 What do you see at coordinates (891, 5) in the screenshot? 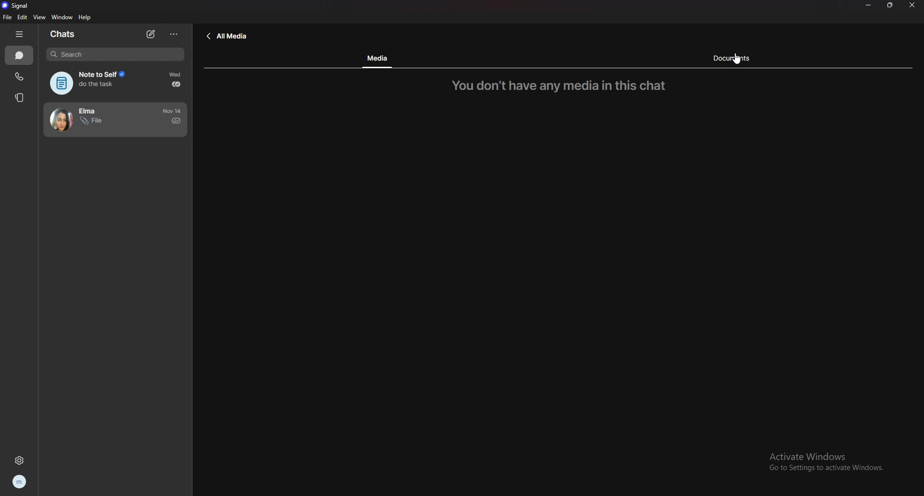
I see `resize` at bounding box center [891, 5].